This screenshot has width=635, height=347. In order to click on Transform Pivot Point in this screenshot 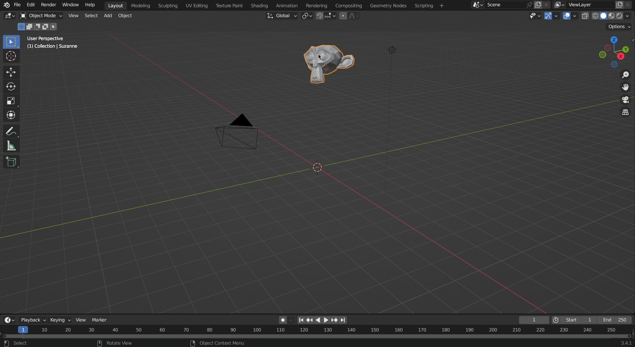, I will do `click(307, 17)`.